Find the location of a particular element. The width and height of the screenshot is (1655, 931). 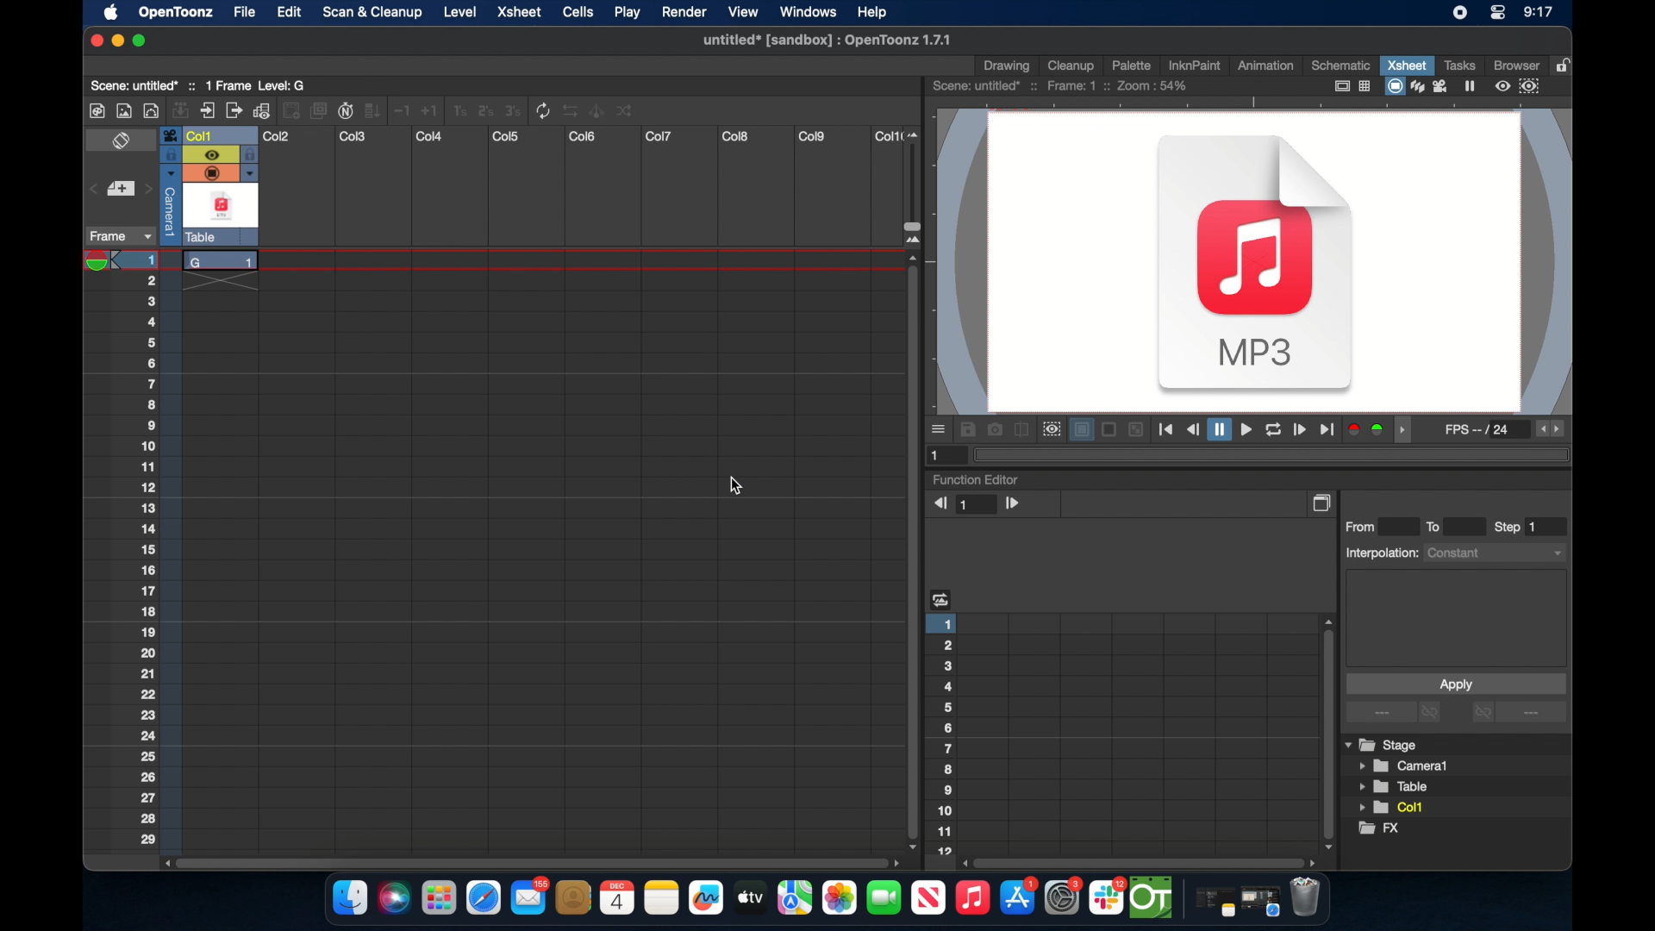

xsheet is located at coordinates (1407, 65).